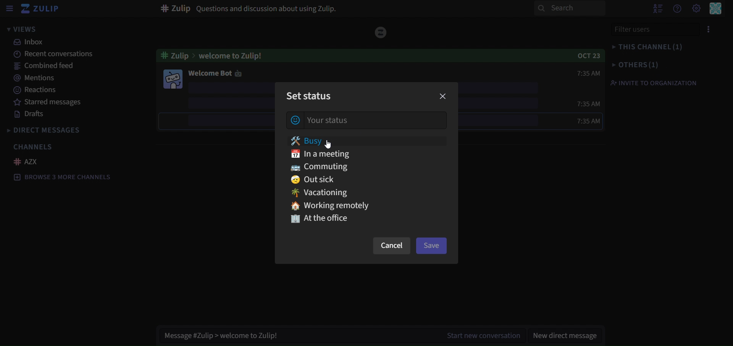  What do you see at coordinates (249, 9) in the screenshot?
I see `Question and discussion about using Zulip.` at bounding box center [249, 9].